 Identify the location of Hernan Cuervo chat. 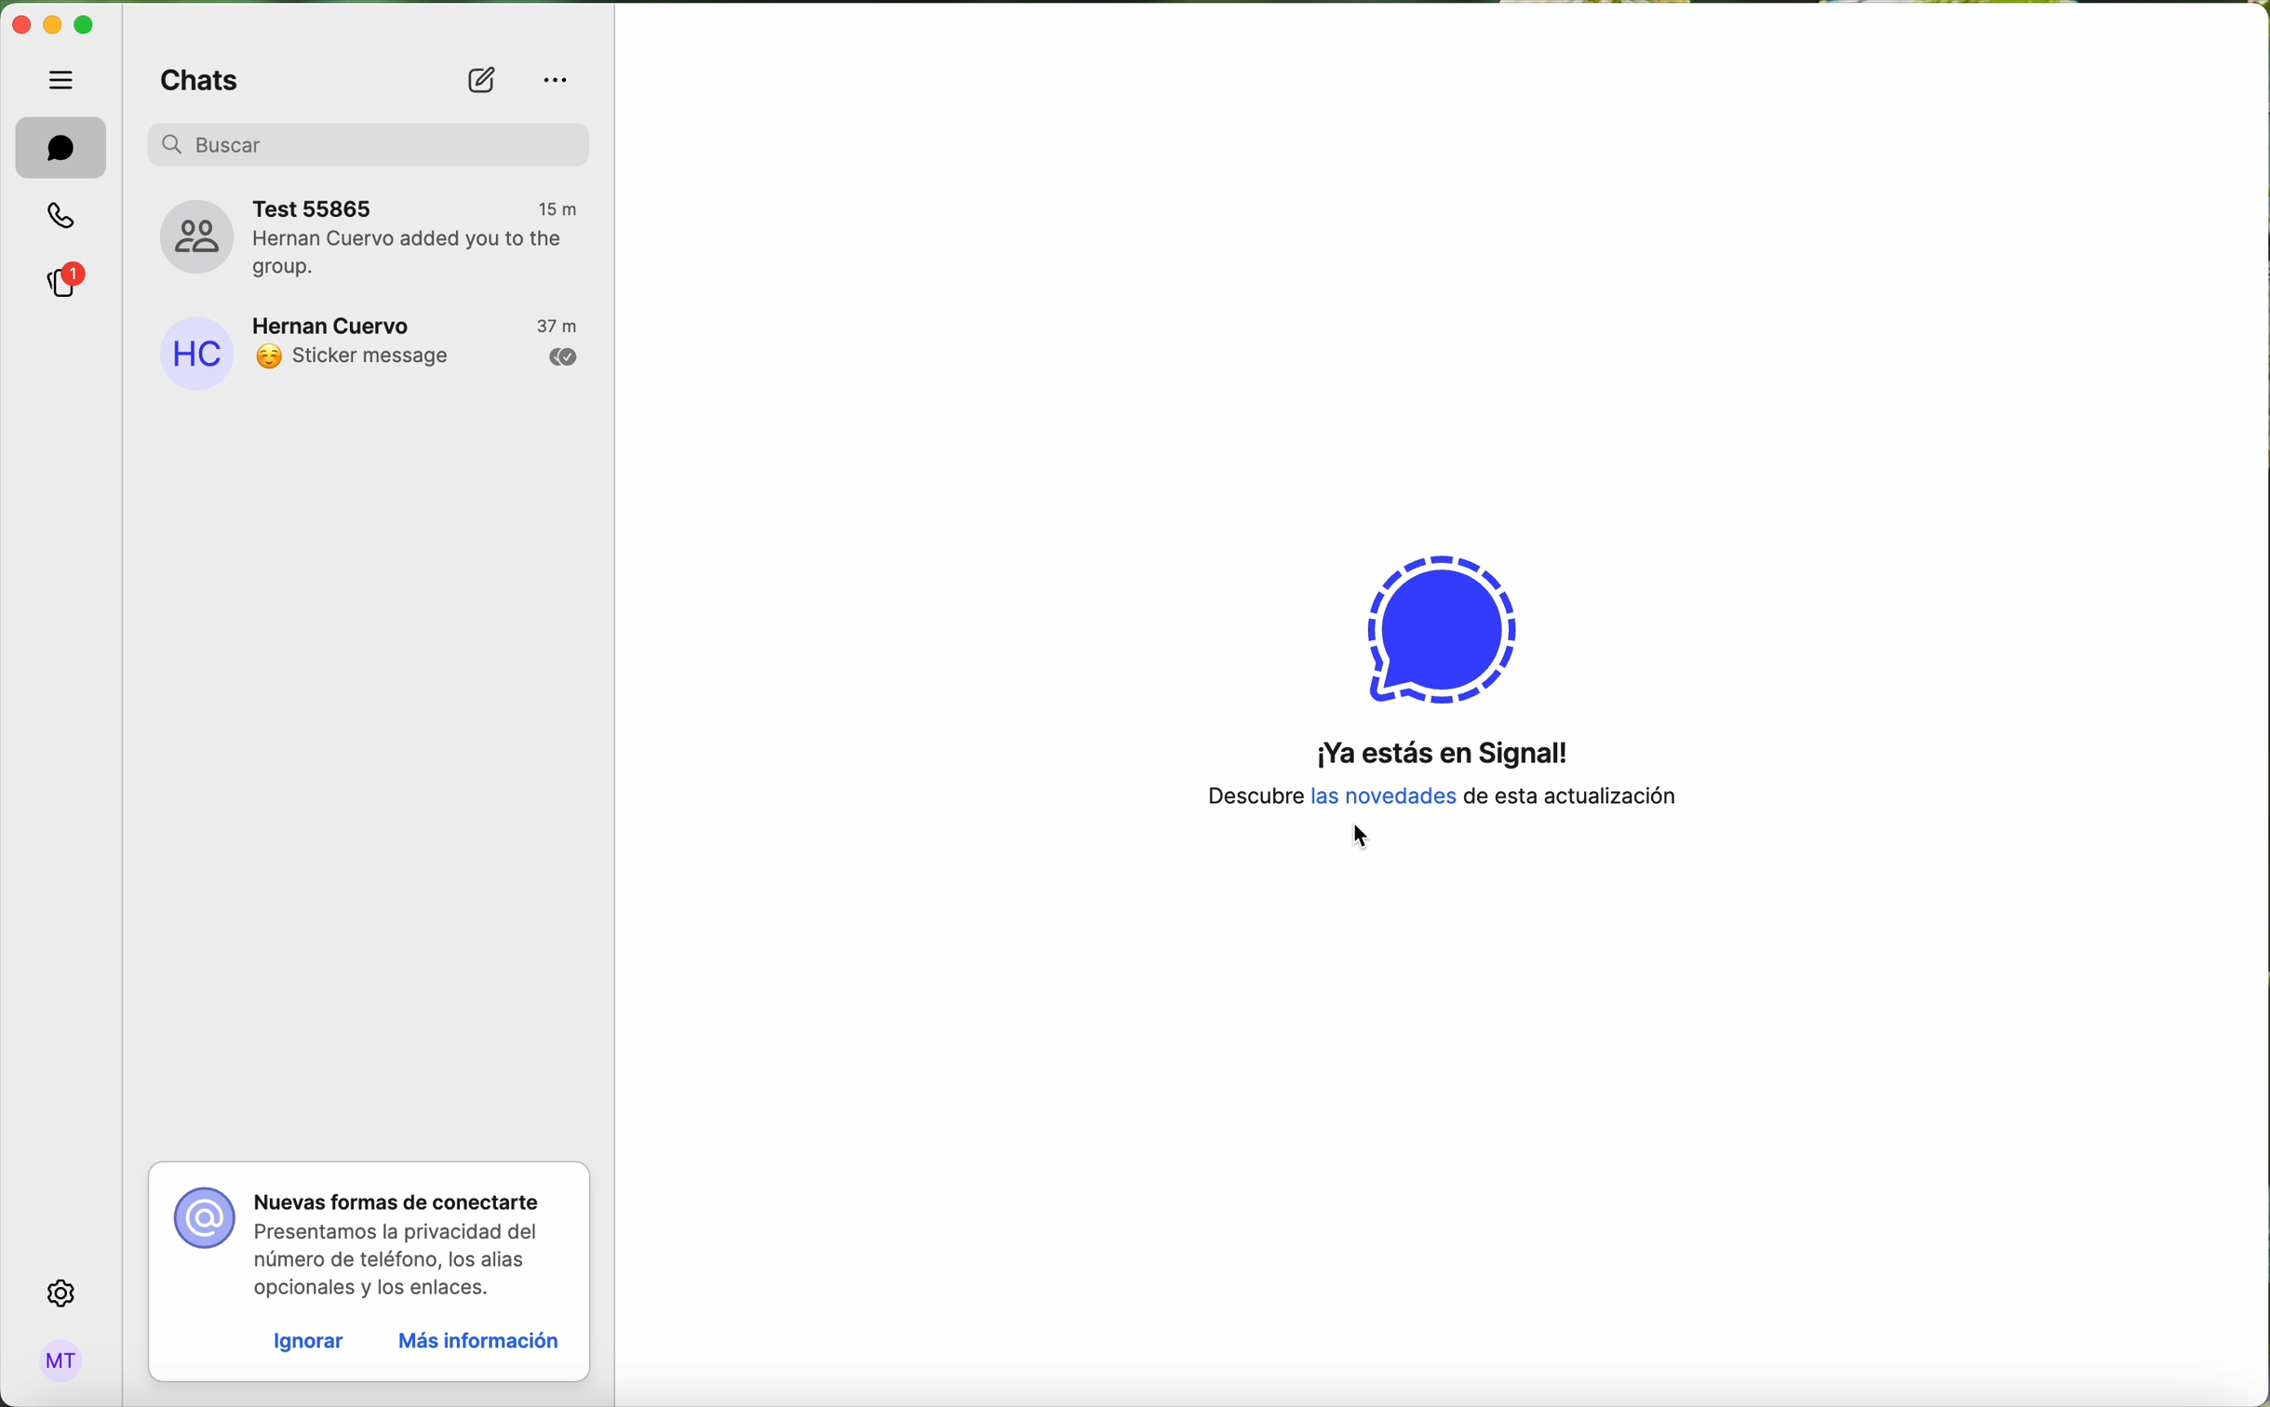
(382, 348).